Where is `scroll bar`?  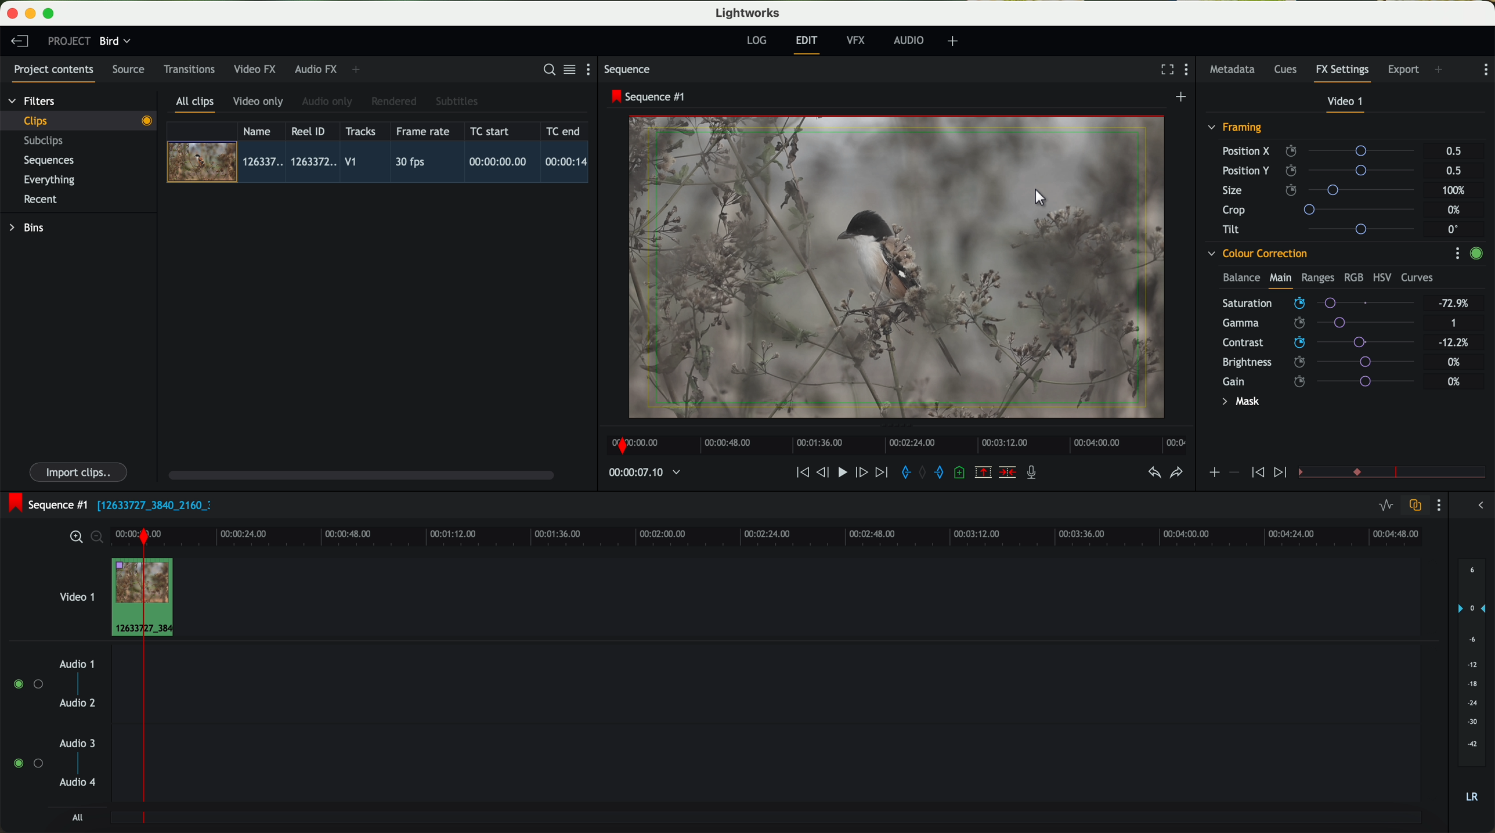 scroll bar is located at coordinates (360, 474).